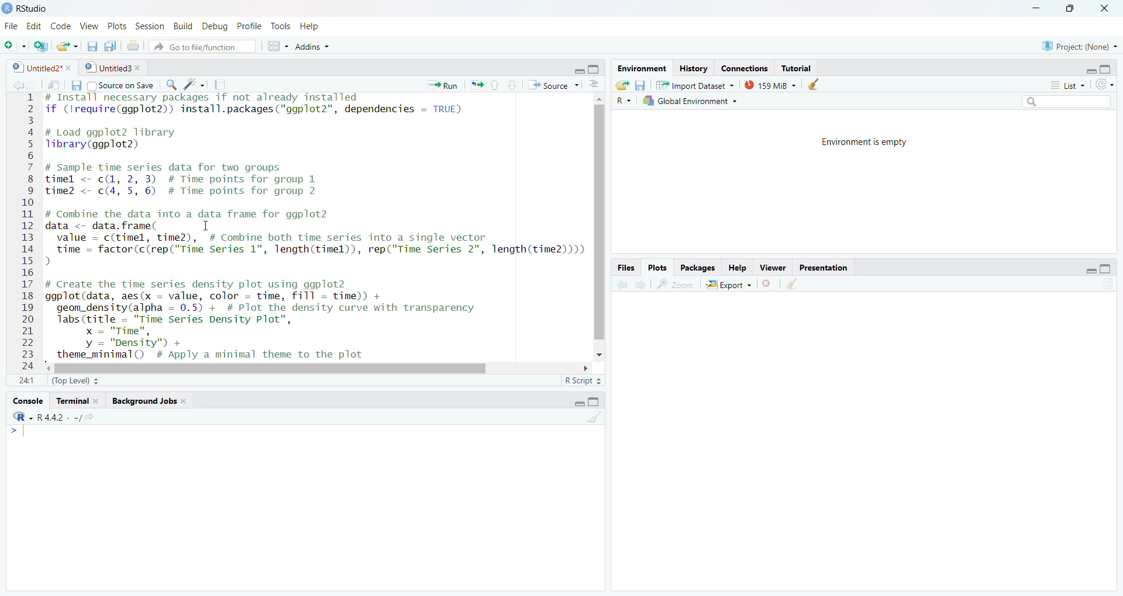  Describe the element at coordinates (729, 284) in the screenshot. I see `Export ` at that location.